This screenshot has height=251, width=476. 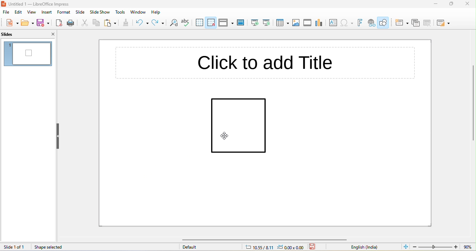 I want to click on cut, so click(x=84, y=22).